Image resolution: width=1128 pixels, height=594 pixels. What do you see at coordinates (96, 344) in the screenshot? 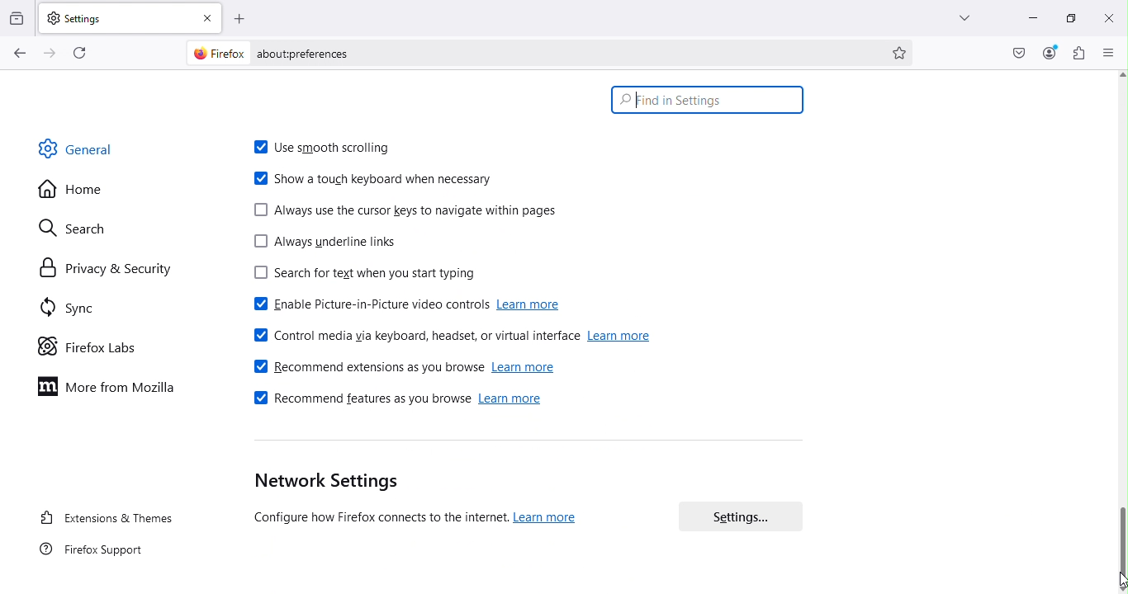
I see `Firefox labs` at bounding box center [96, 344].